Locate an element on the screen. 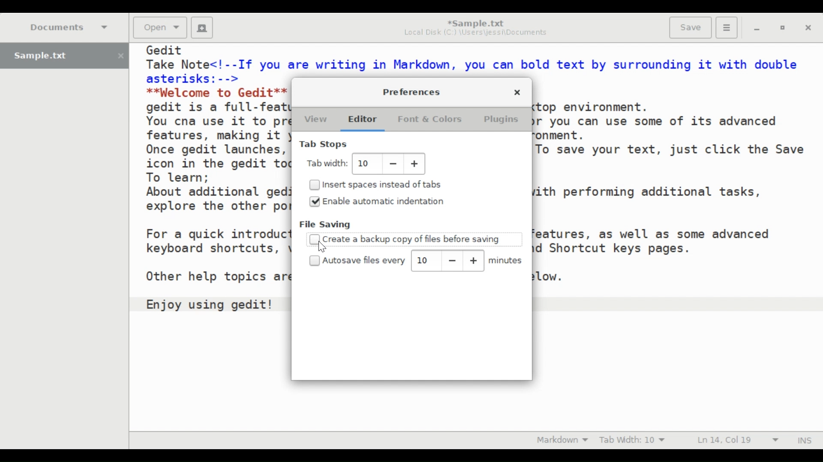 The width and height of the screenshot is (823, 462). Close is located at coordinates (517, 93).